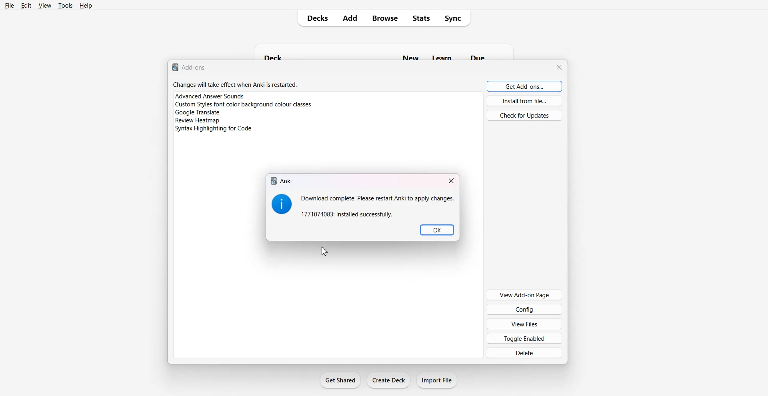 The height and width of the screenshot is (396, 768). I want to click on Create Deck, so click(388, 380).